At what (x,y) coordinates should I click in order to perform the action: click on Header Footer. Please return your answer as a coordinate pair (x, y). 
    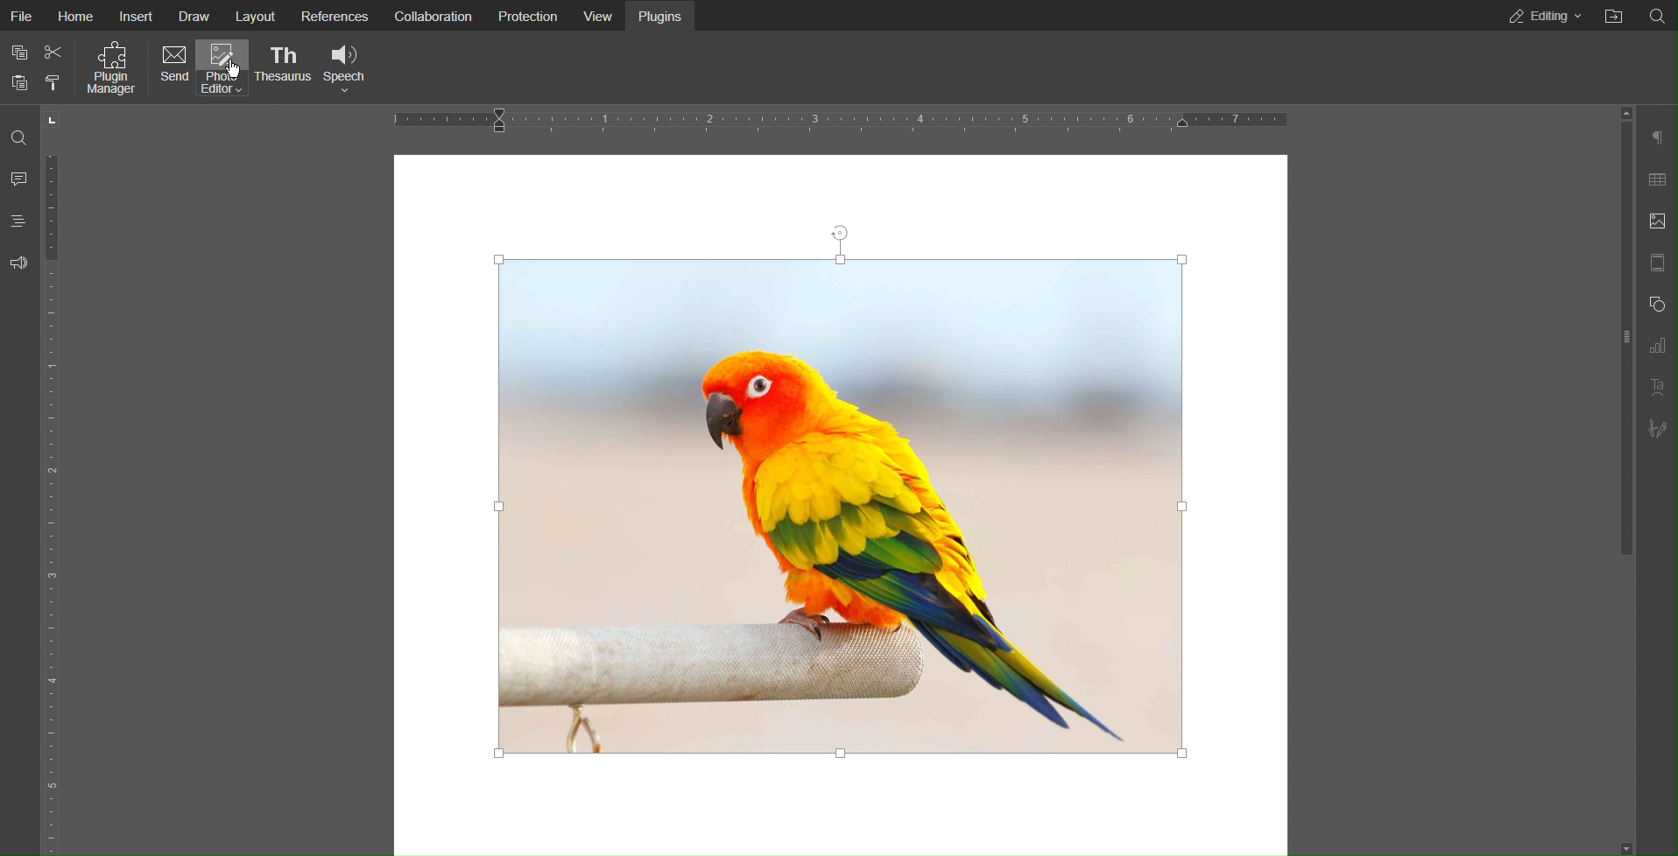
    Looking at the image, I should click on (1656, 262).